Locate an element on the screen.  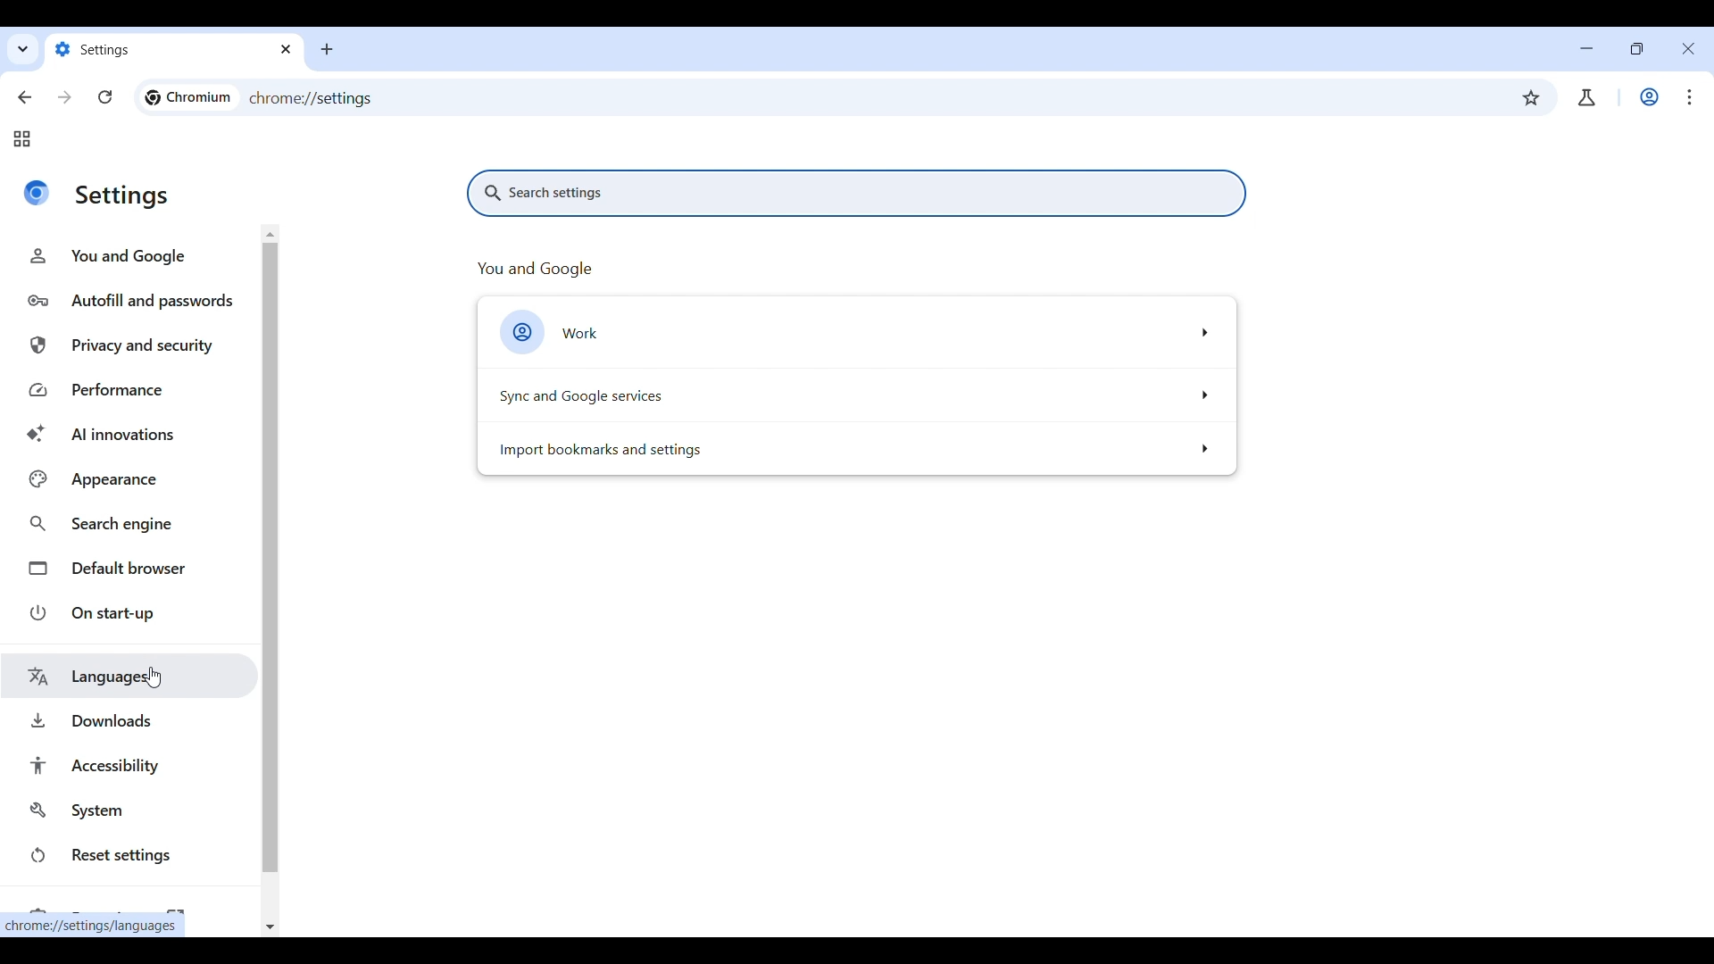
System is located at coordinates (132, 810).